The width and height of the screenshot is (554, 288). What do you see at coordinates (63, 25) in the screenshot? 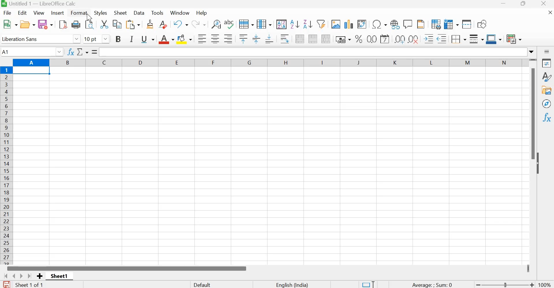
I see `Export directly as PDF` at bounding box center [63, 25].